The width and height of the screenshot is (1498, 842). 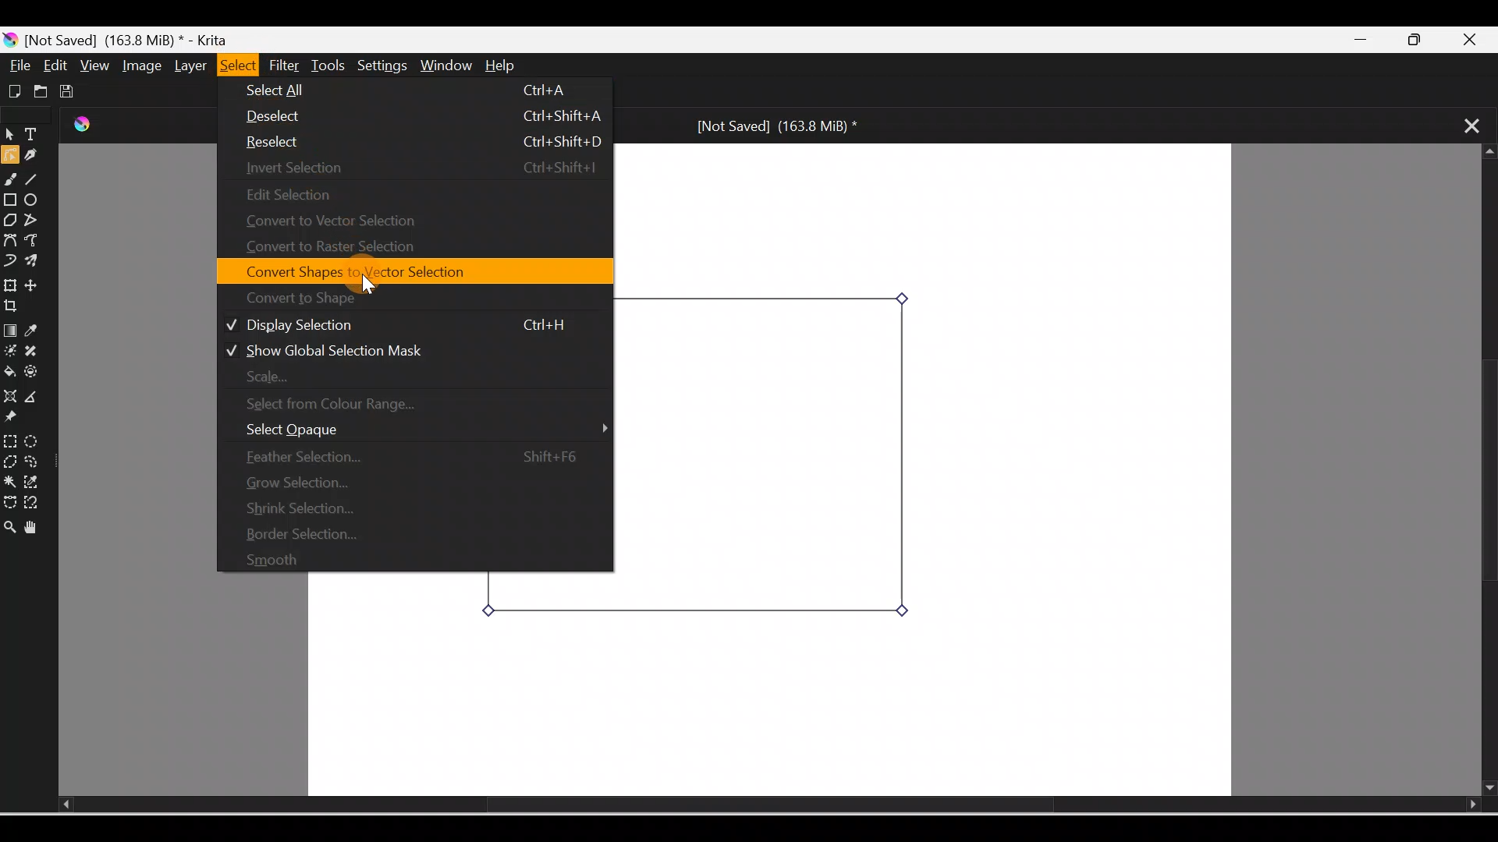 I want to click on Rectangle, so click(x=11, y=200).